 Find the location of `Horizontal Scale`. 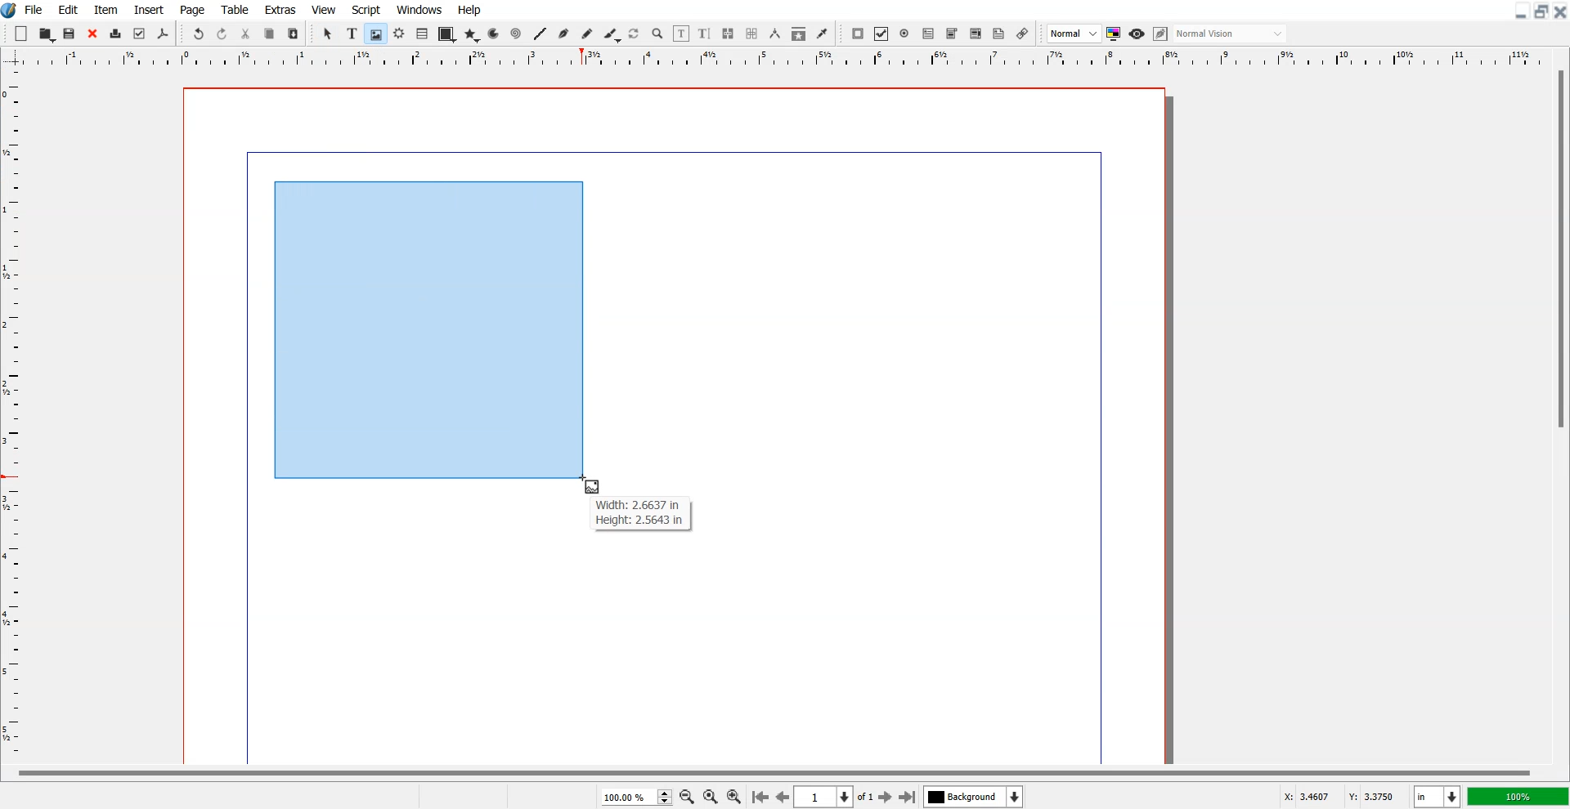

Horizontal Scale is located at coordinates (16, 416).